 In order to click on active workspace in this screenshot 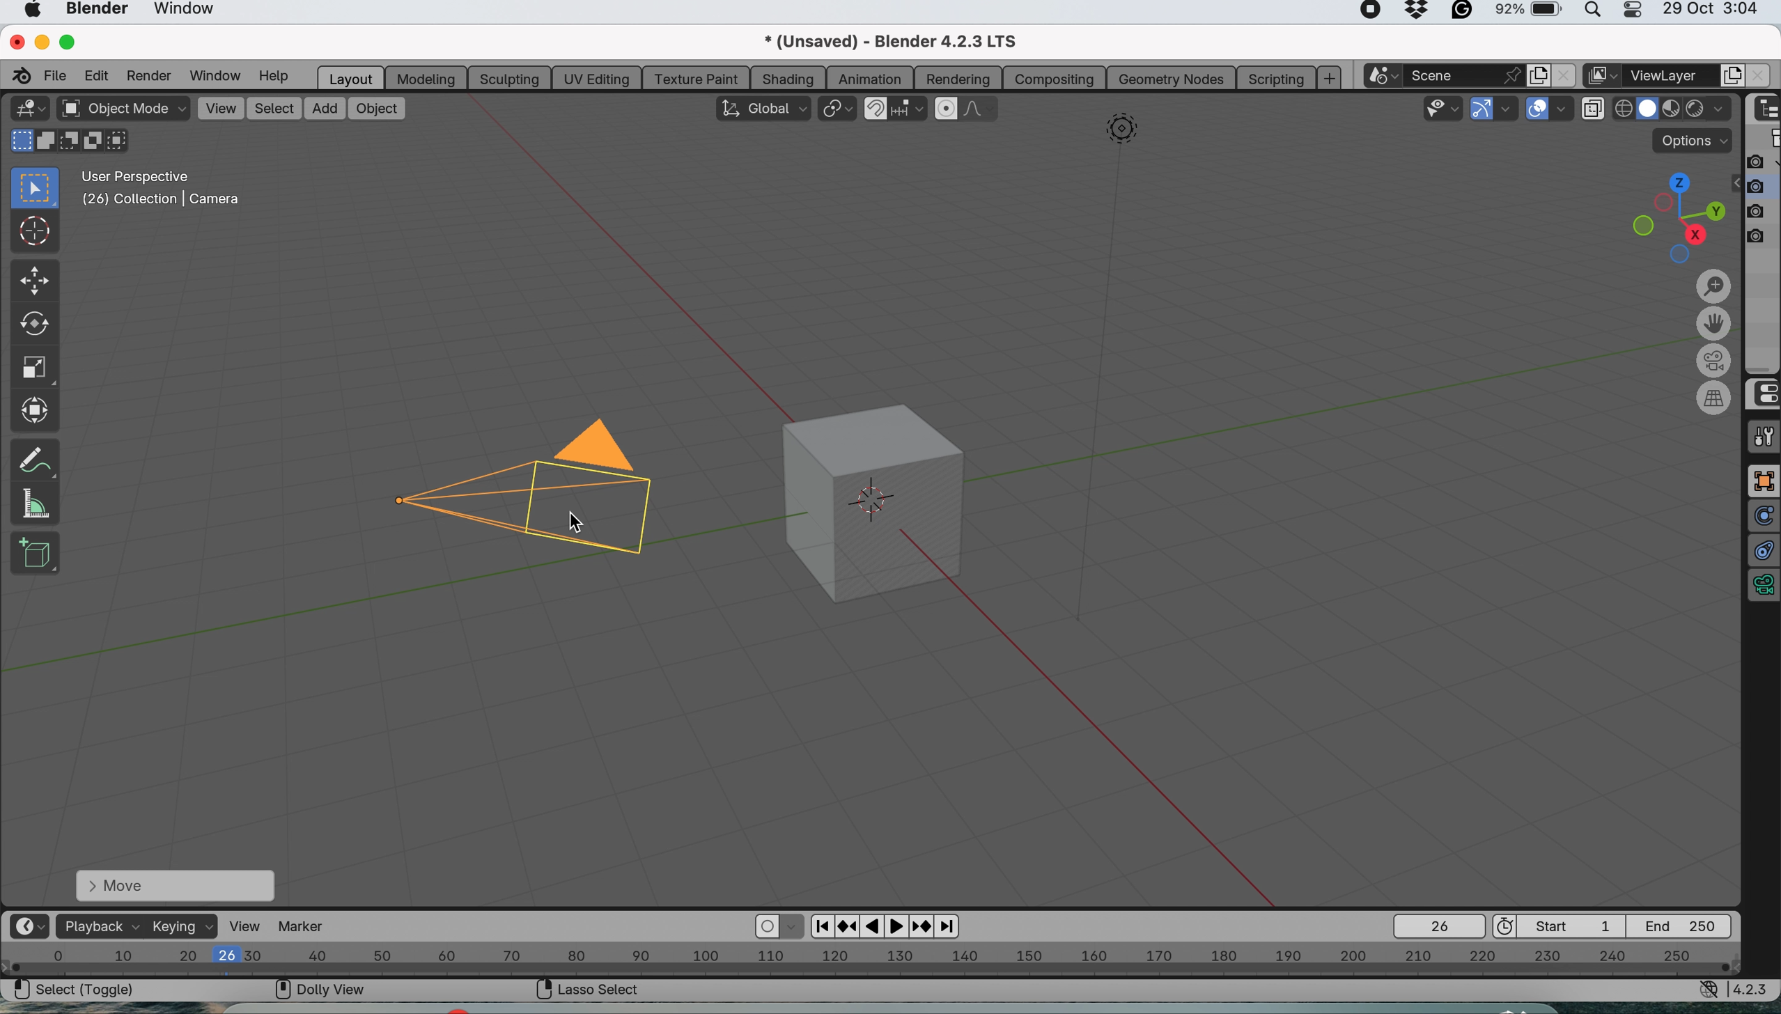, I will do `click(1599, 77)`.